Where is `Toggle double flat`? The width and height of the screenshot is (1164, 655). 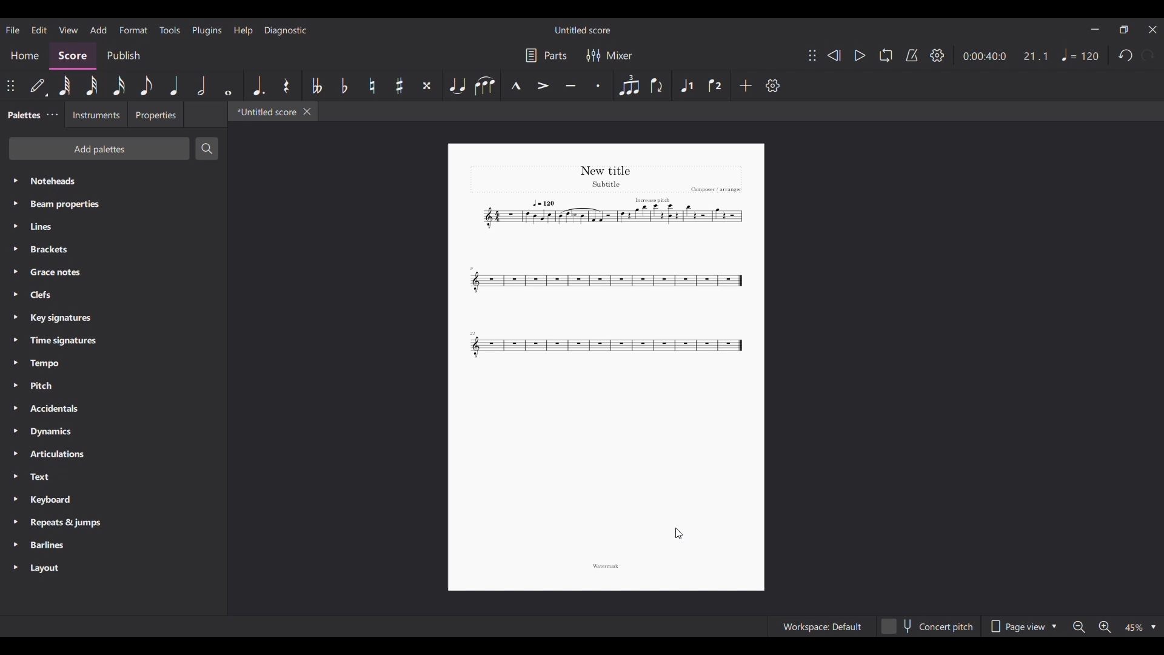
Toggle double flat is located at coordinates (316, 86).